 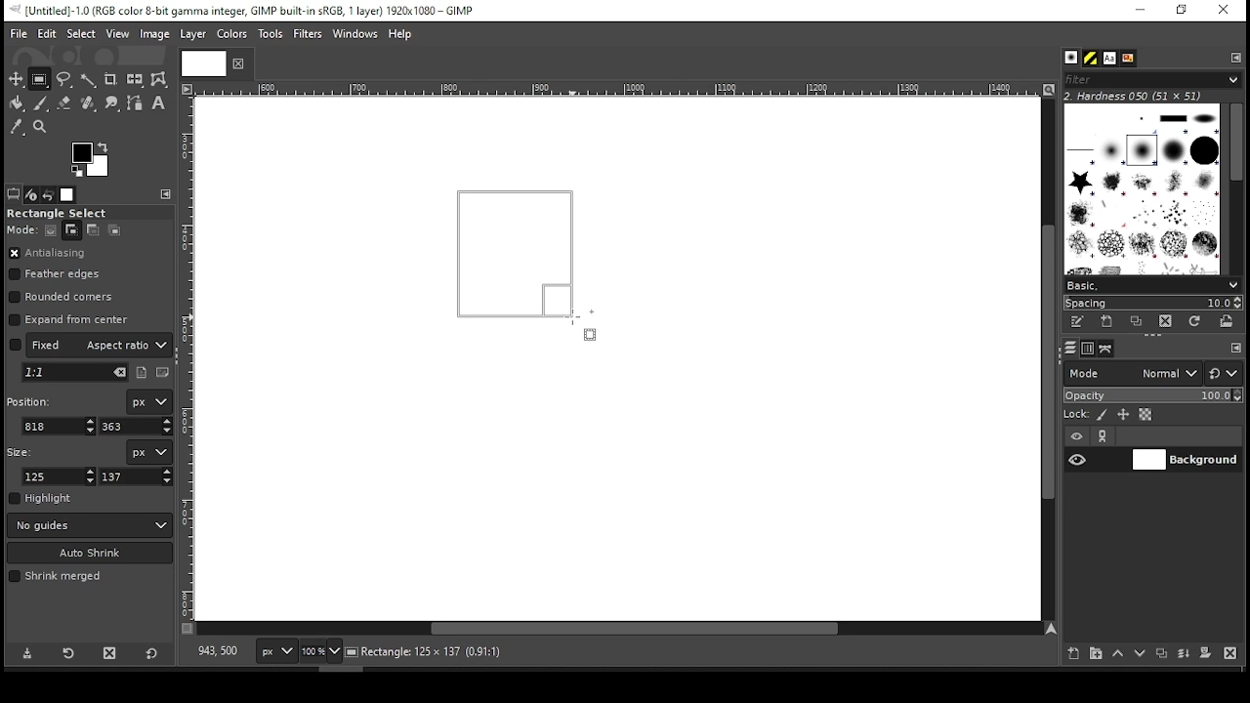 What do you see at coordinates (14, 193) in the screenshot?
I see `tool options` at bounding box center [14, 193].